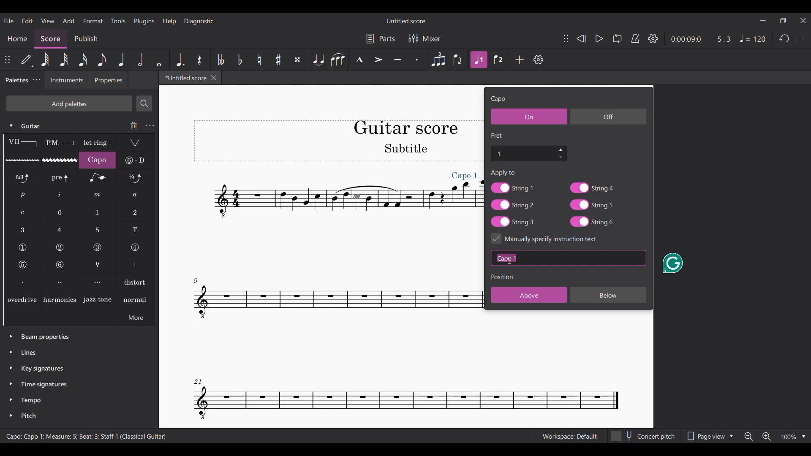 The width and height of the screenshot is (811, 456). What do you see at coordinates (239, 60) in the screenshot?
I see `Toggle flat` at bounding box center [239, 60].